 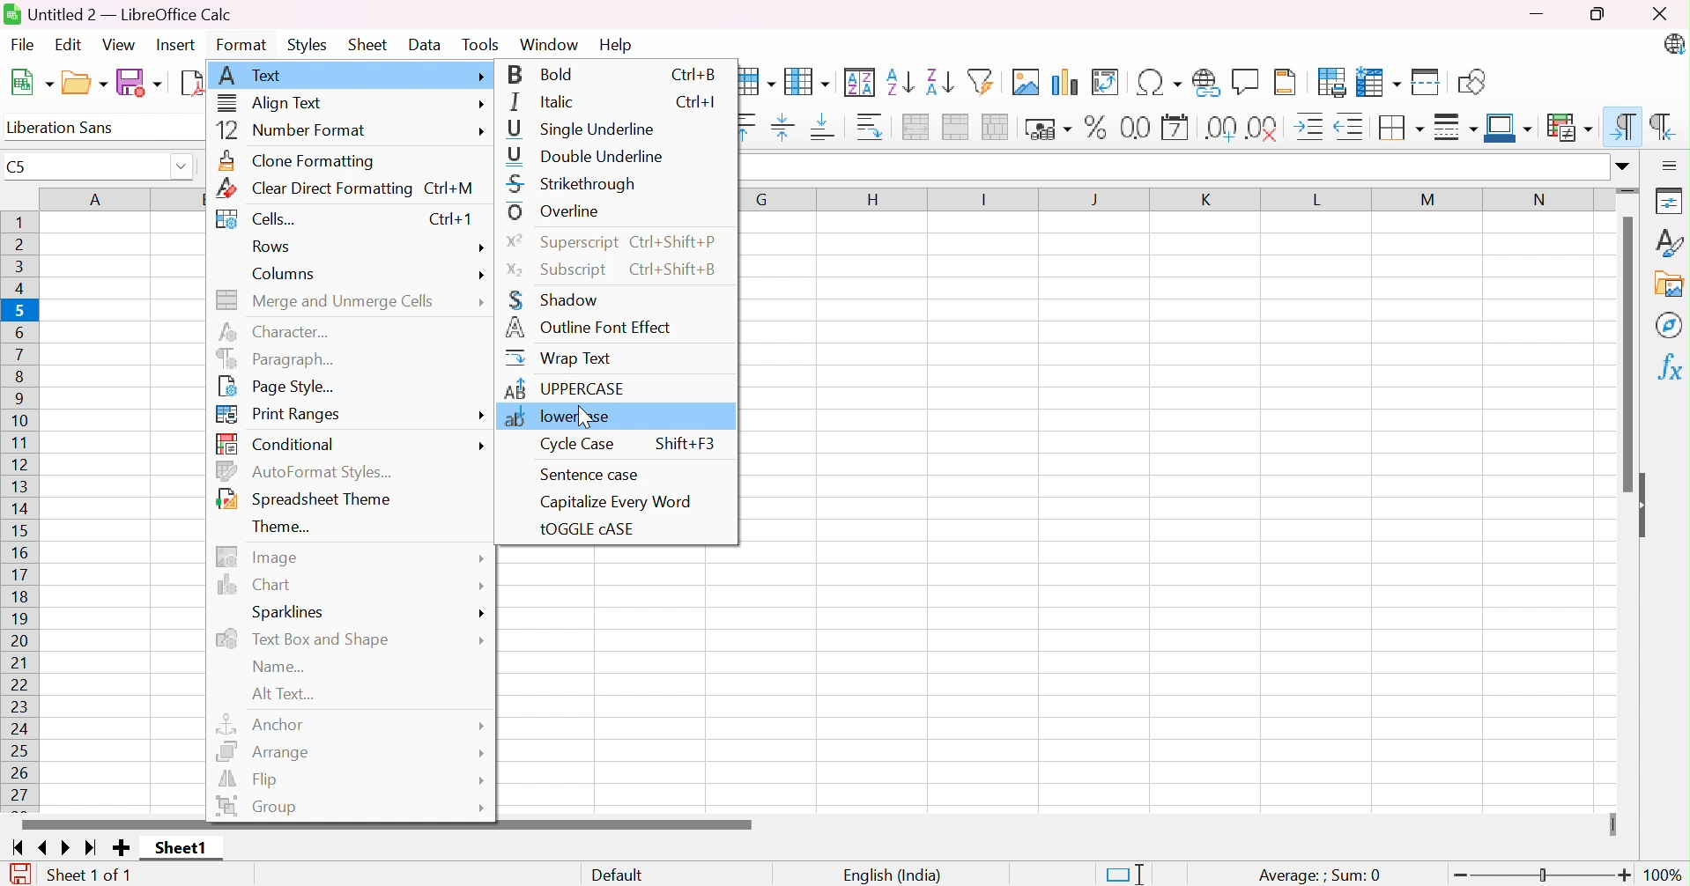 I want to click on Sort, so click(x=862, y=80).